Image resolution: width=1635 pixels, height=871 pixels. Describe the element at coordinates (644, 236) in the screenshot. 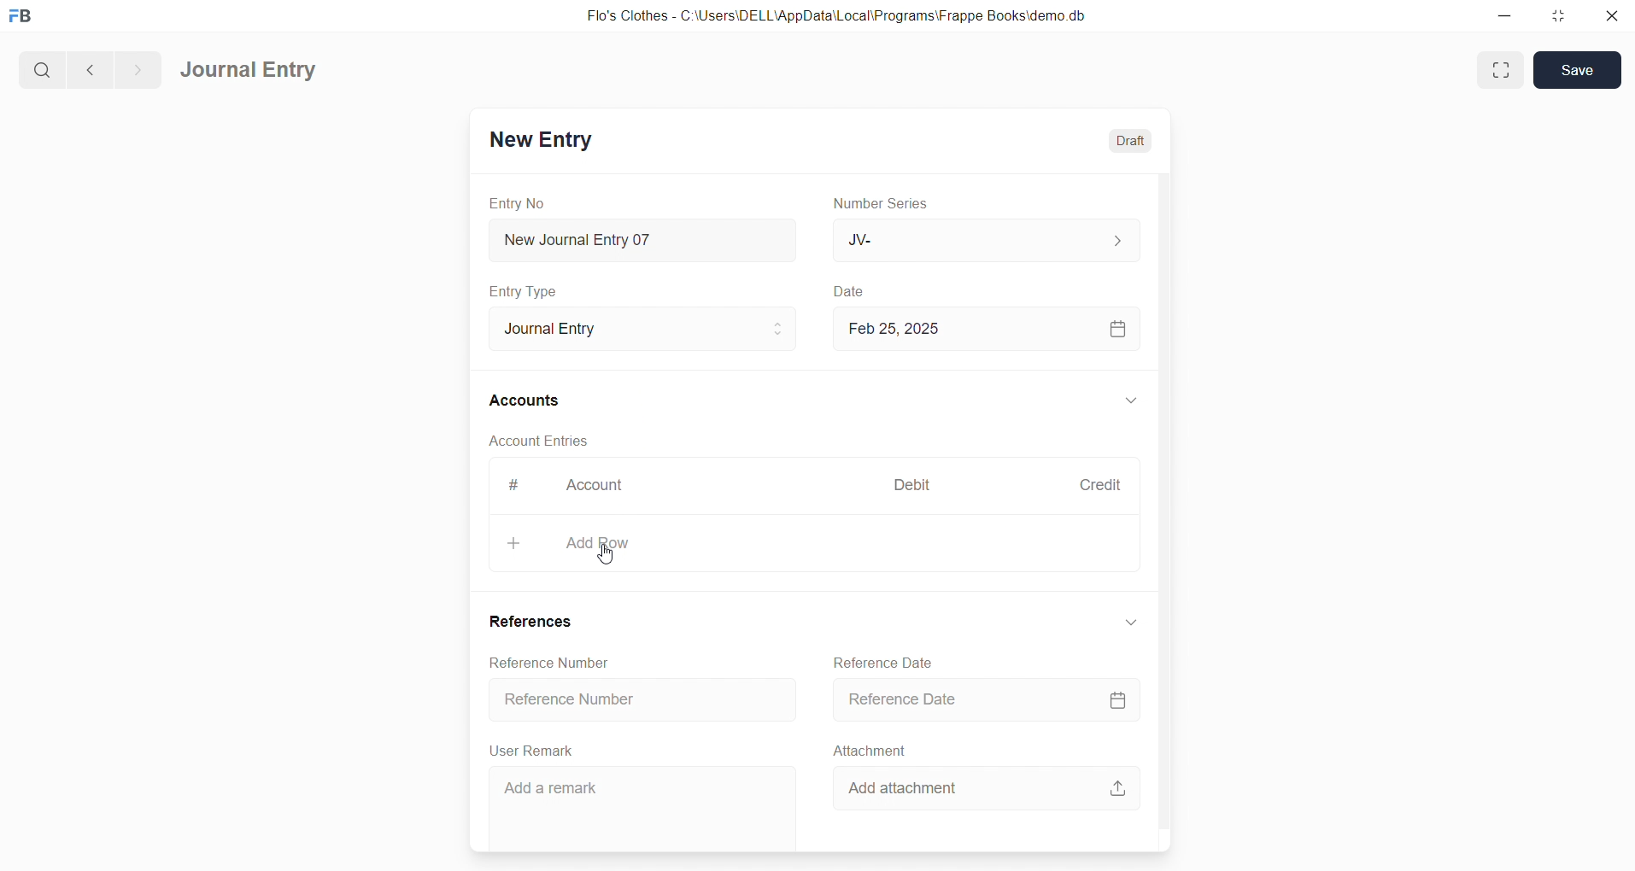

I see `New Journal Entry 07` at that location.